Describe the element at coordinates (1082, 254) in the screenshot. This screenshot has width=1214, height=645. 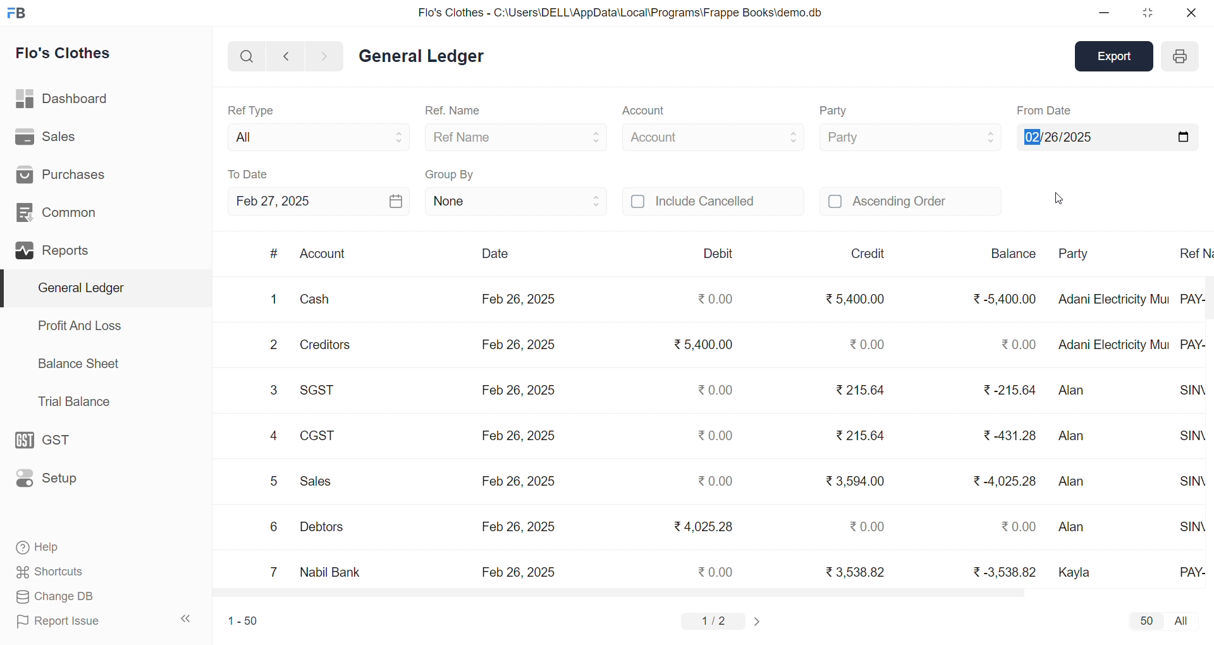
I see `Party` at that location.